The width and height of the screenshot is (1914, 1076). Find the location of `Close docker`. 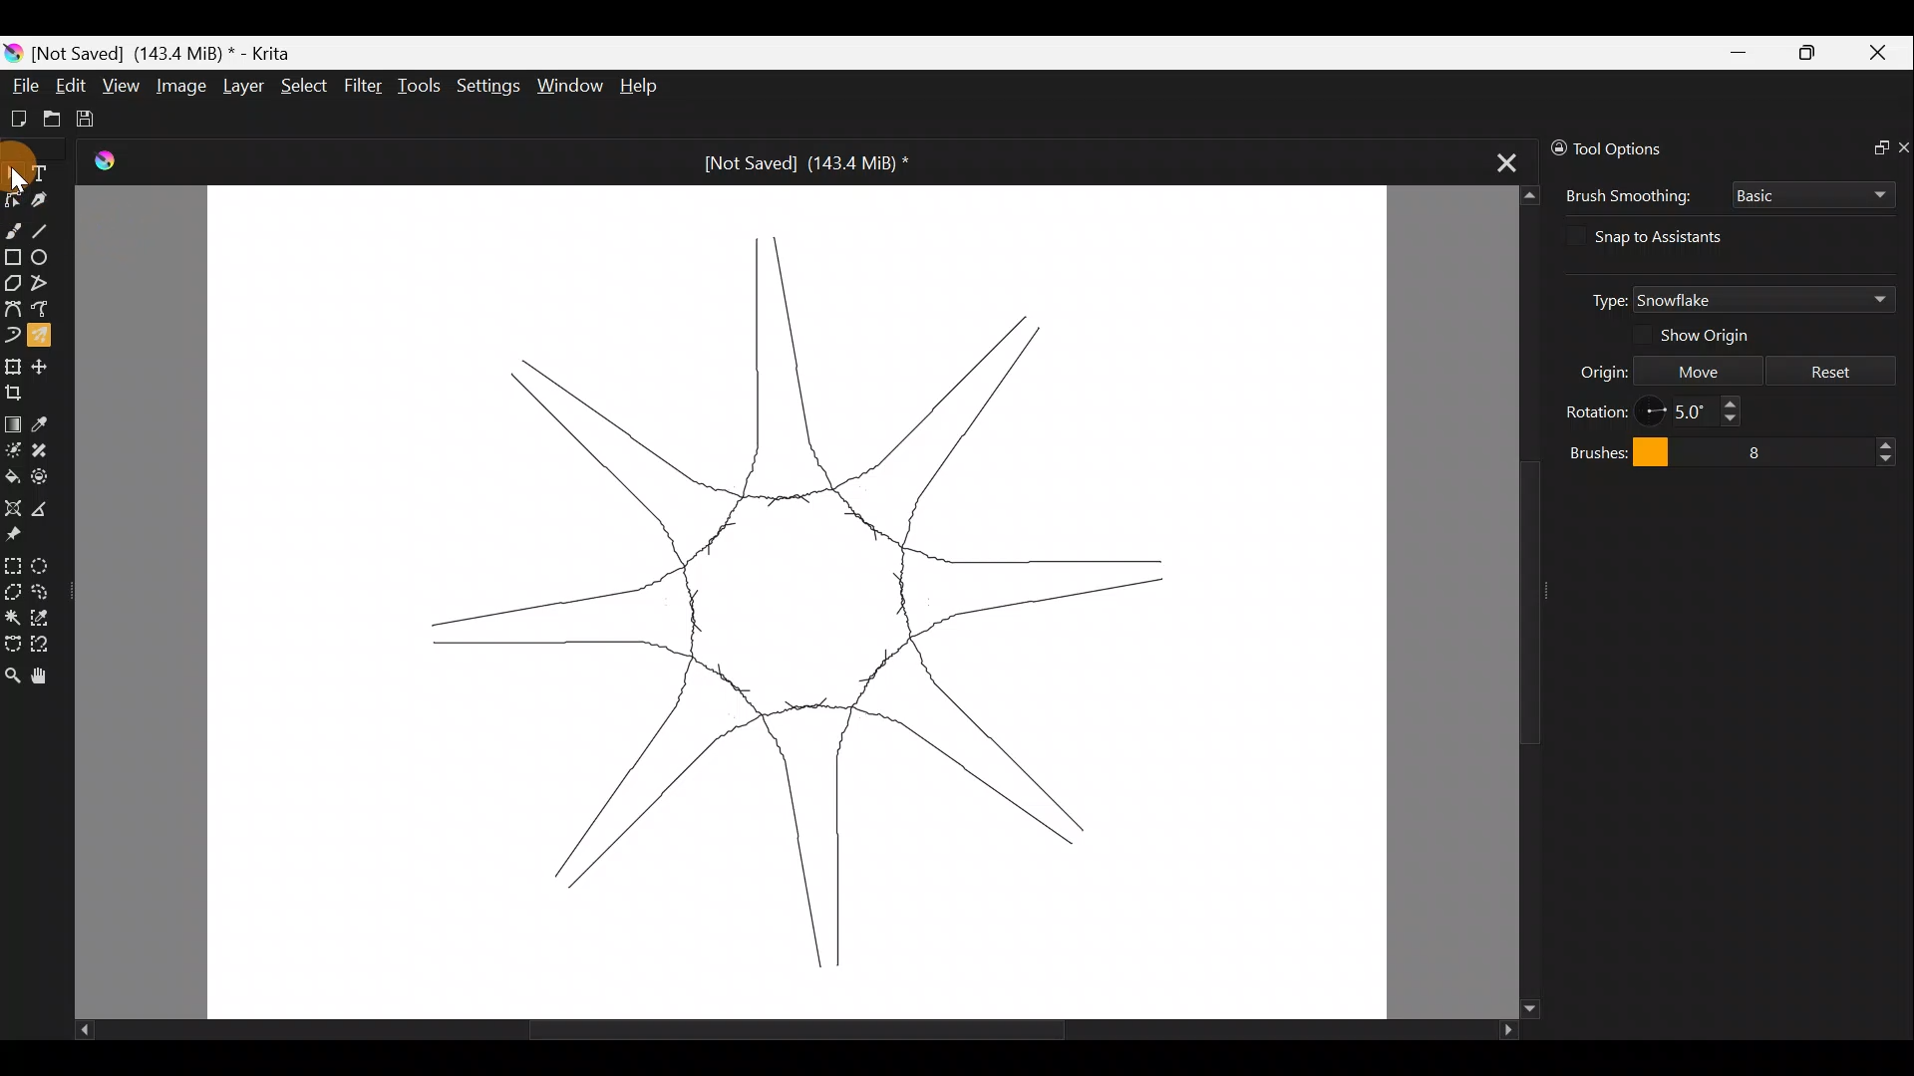

Close docker is located at coordinates (1902, 143).